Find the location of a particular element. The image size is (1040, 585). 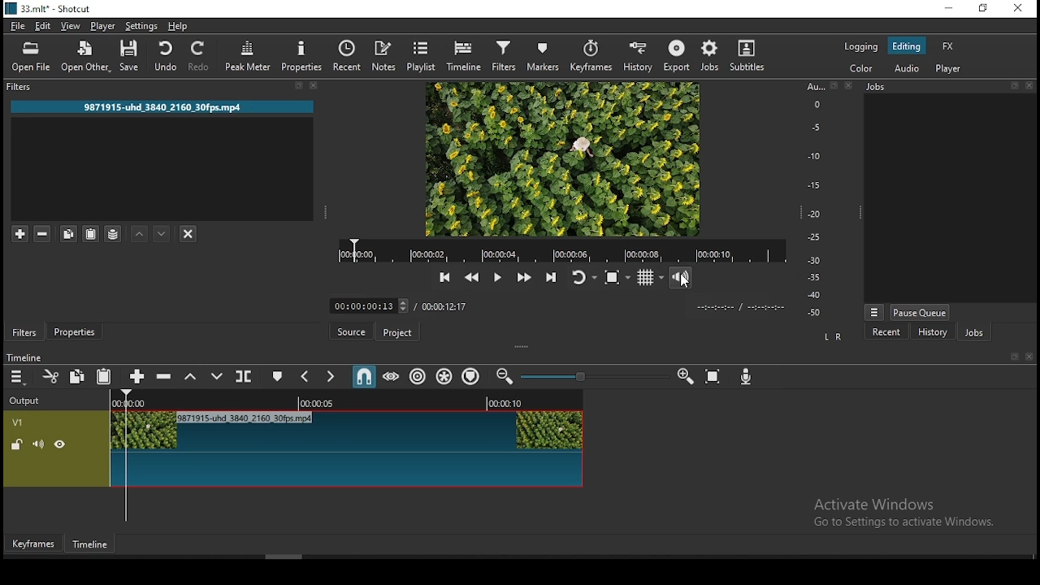

edit is located at coordinates (45, 25).